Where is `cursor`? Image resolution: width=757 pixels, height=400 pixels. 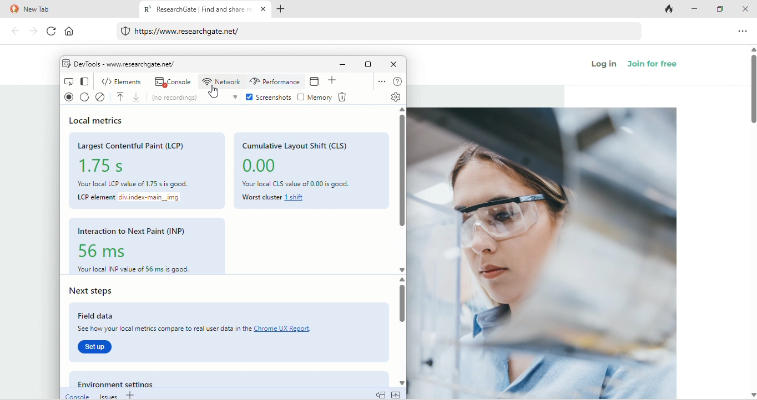
cursor is located at coordinates (215, 91).